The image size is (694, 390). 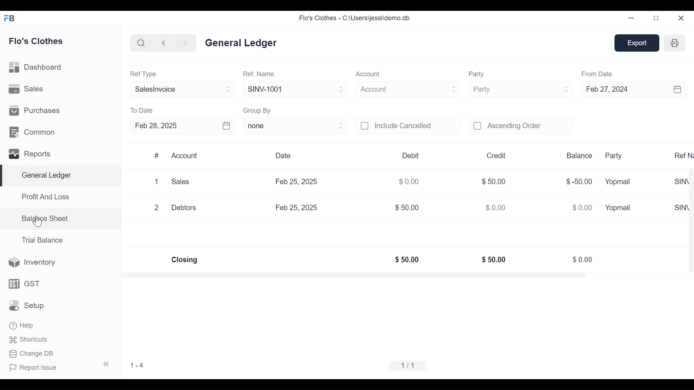 What do you see at coordinates (46, 176) in the screenshot?
I see `General Ledger` at bounding box center [46, 176].